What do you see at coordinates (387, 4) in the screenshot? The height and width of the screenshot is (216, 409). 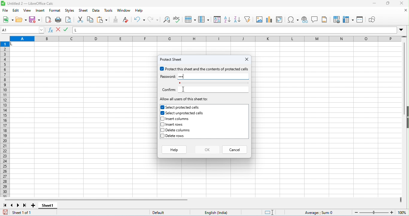 I see `maximize` at bounding box center [387, 4].